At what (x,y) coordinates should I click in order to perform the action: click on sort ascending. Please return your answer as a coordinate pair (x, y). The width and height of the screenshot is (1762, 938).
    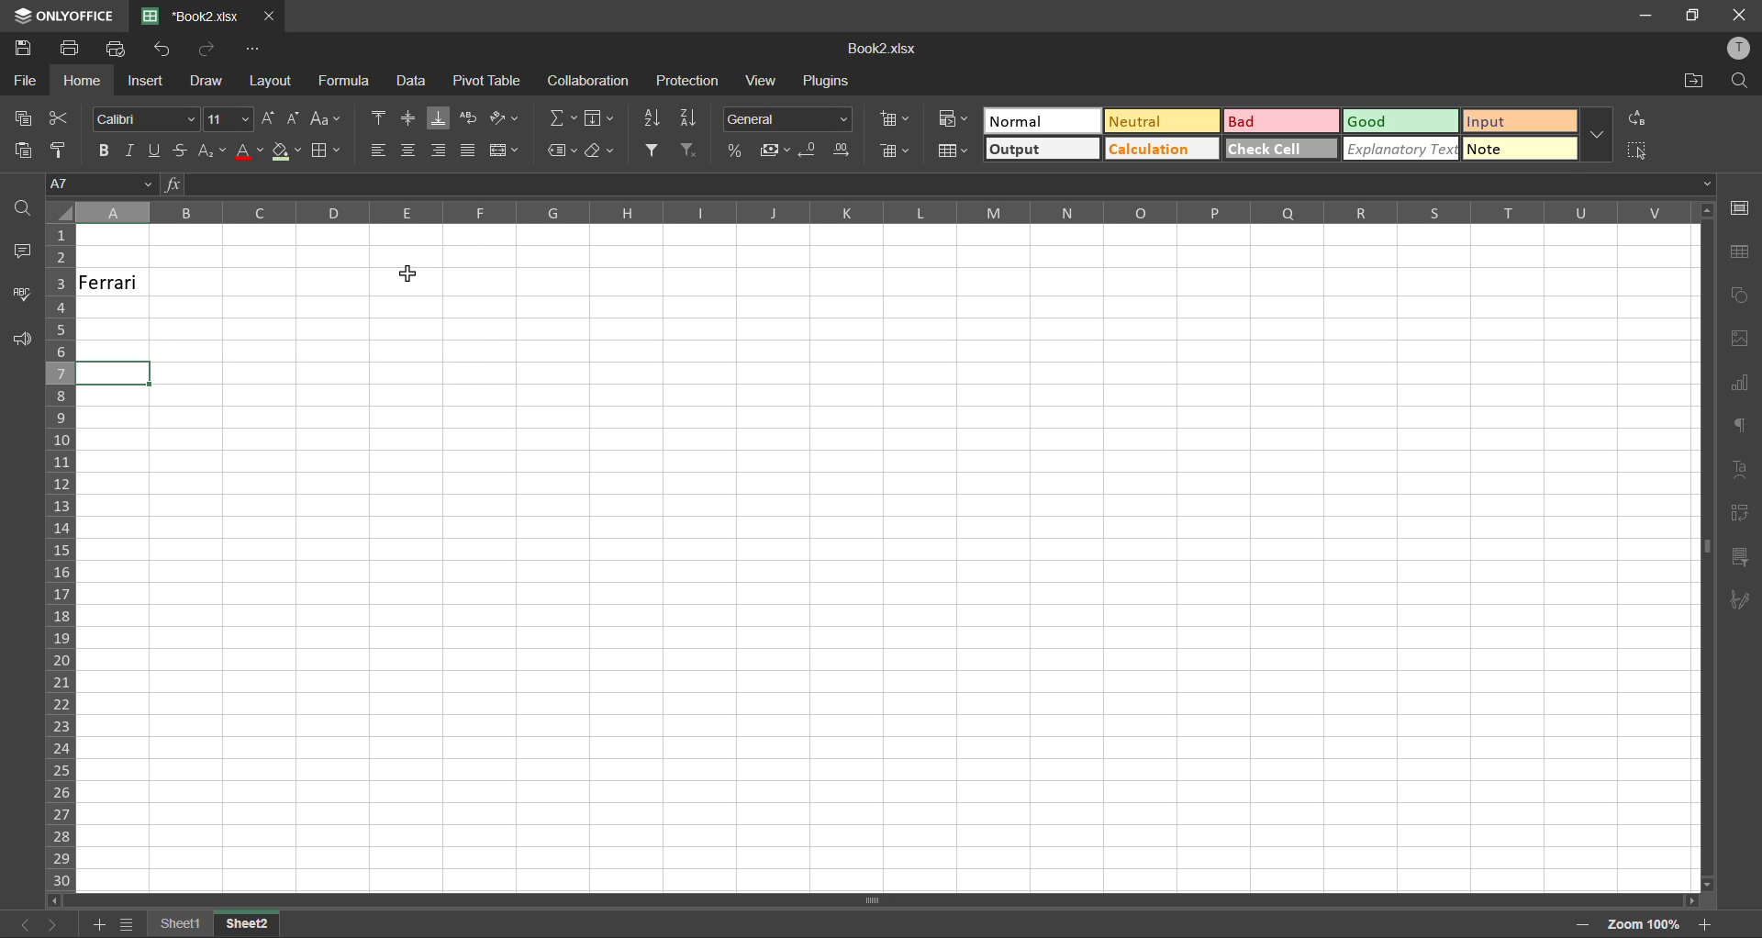
    Looking at the image, I should click on (652, 119).